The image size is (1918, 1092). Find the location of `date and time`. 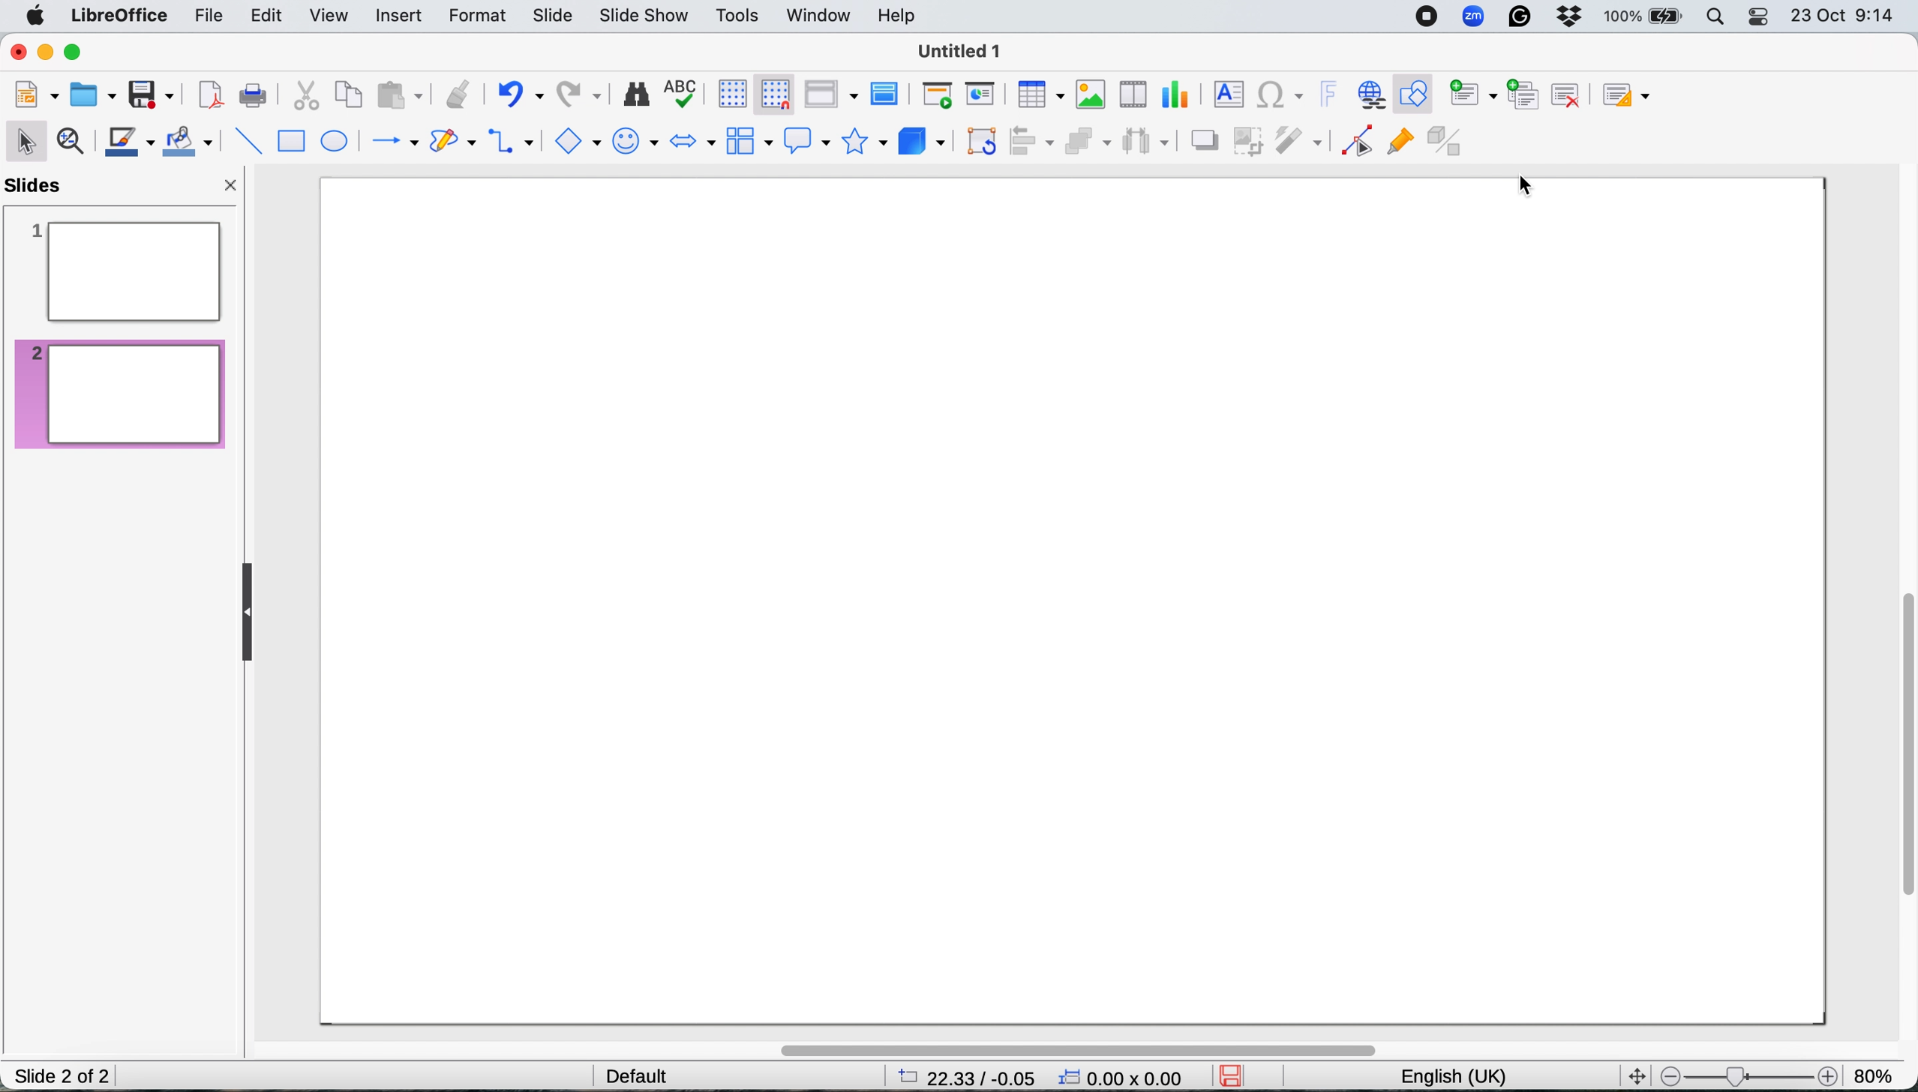

date and time is located at coordinates (1844, 18).